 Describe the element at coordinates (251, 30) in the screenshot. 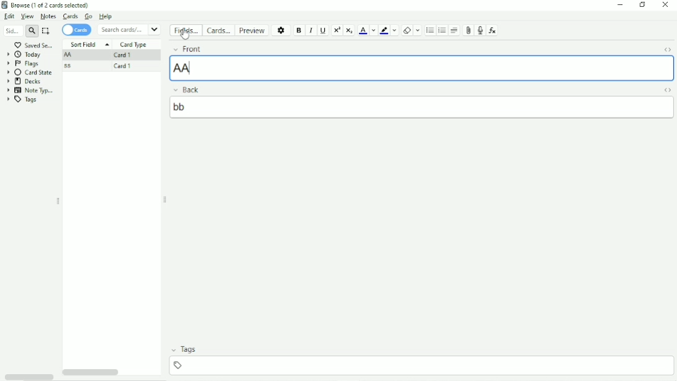

I see `Preview` at that location.